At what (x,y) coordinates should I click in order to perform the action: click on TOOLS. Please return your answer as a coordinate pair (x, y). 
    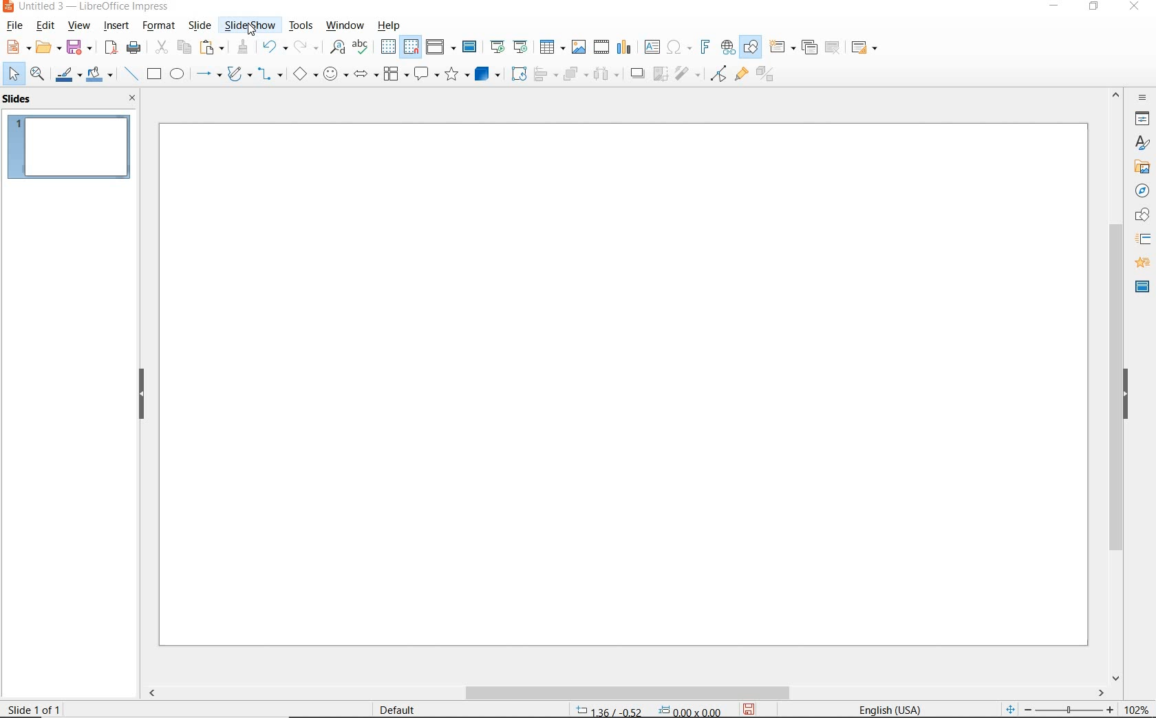
    Looking at the image, I should click on (301, 25).